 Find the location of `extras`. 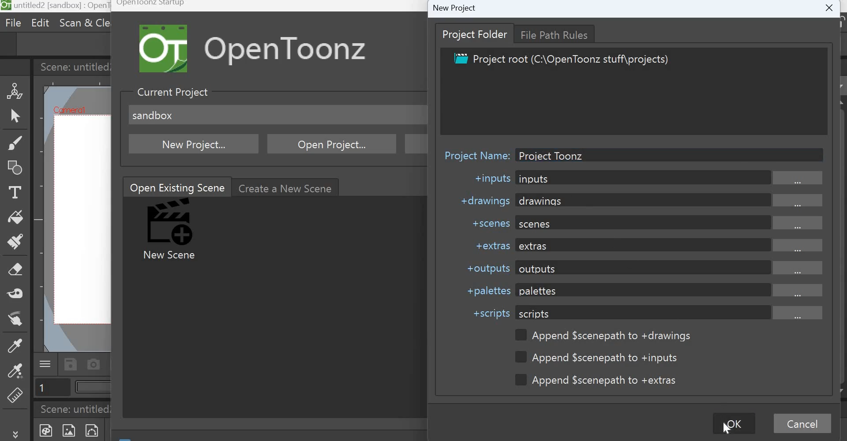

extras is located at coordinates (670, 245).